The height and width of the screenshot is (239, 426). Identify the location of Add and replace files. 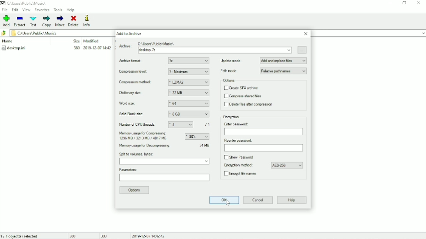
(284, 61).